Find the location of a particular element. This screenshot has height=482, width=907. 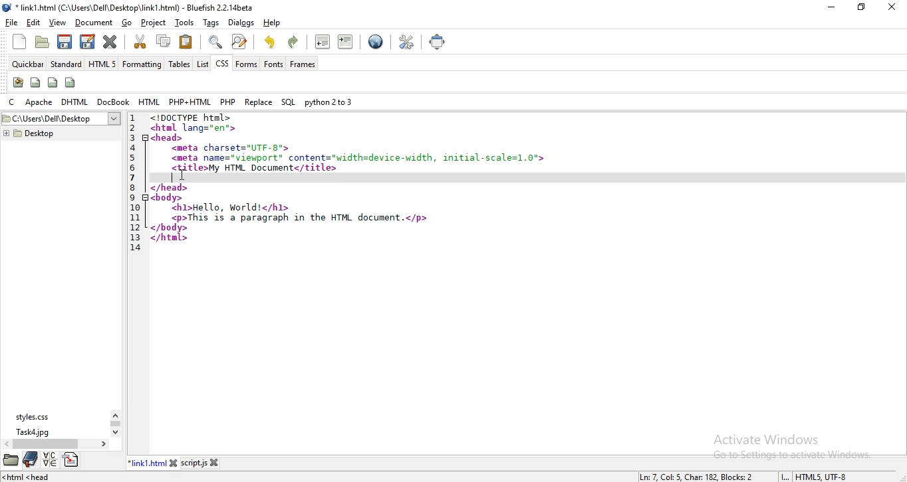

scroll bar is located at coordinates (115, 424).